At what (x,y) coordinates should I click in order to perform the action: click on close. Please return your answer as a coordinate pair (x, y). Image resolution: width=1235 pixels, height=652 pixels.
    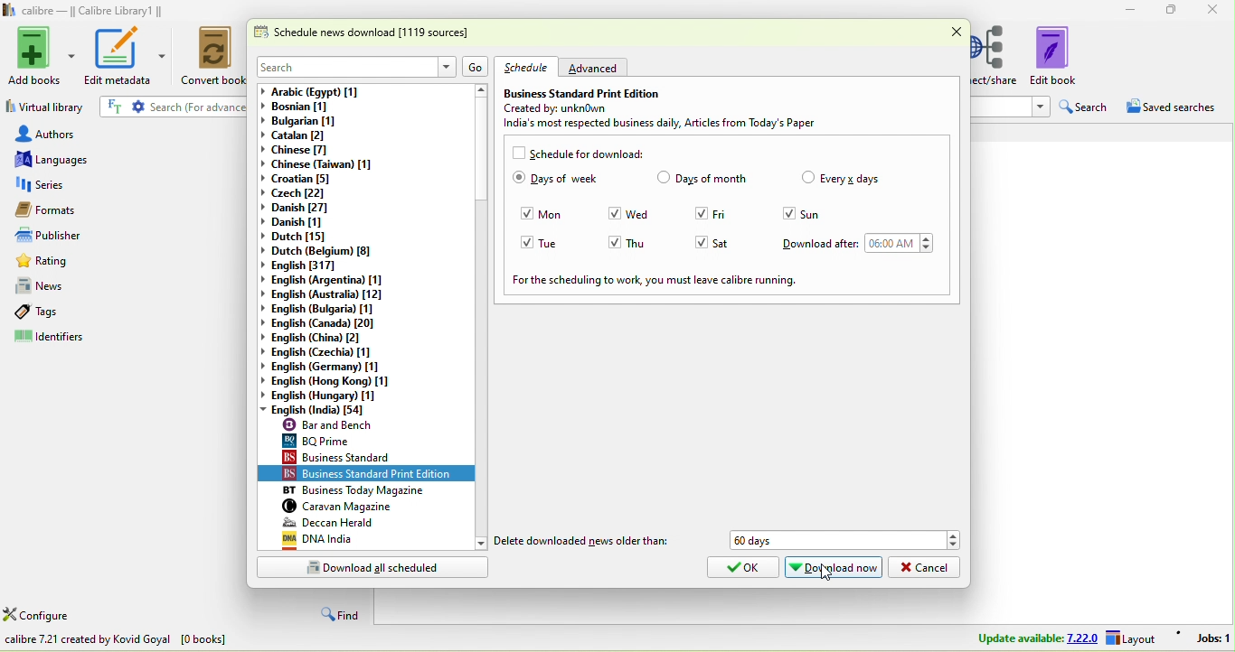
    Looking at the image, I should click on (956, 33).